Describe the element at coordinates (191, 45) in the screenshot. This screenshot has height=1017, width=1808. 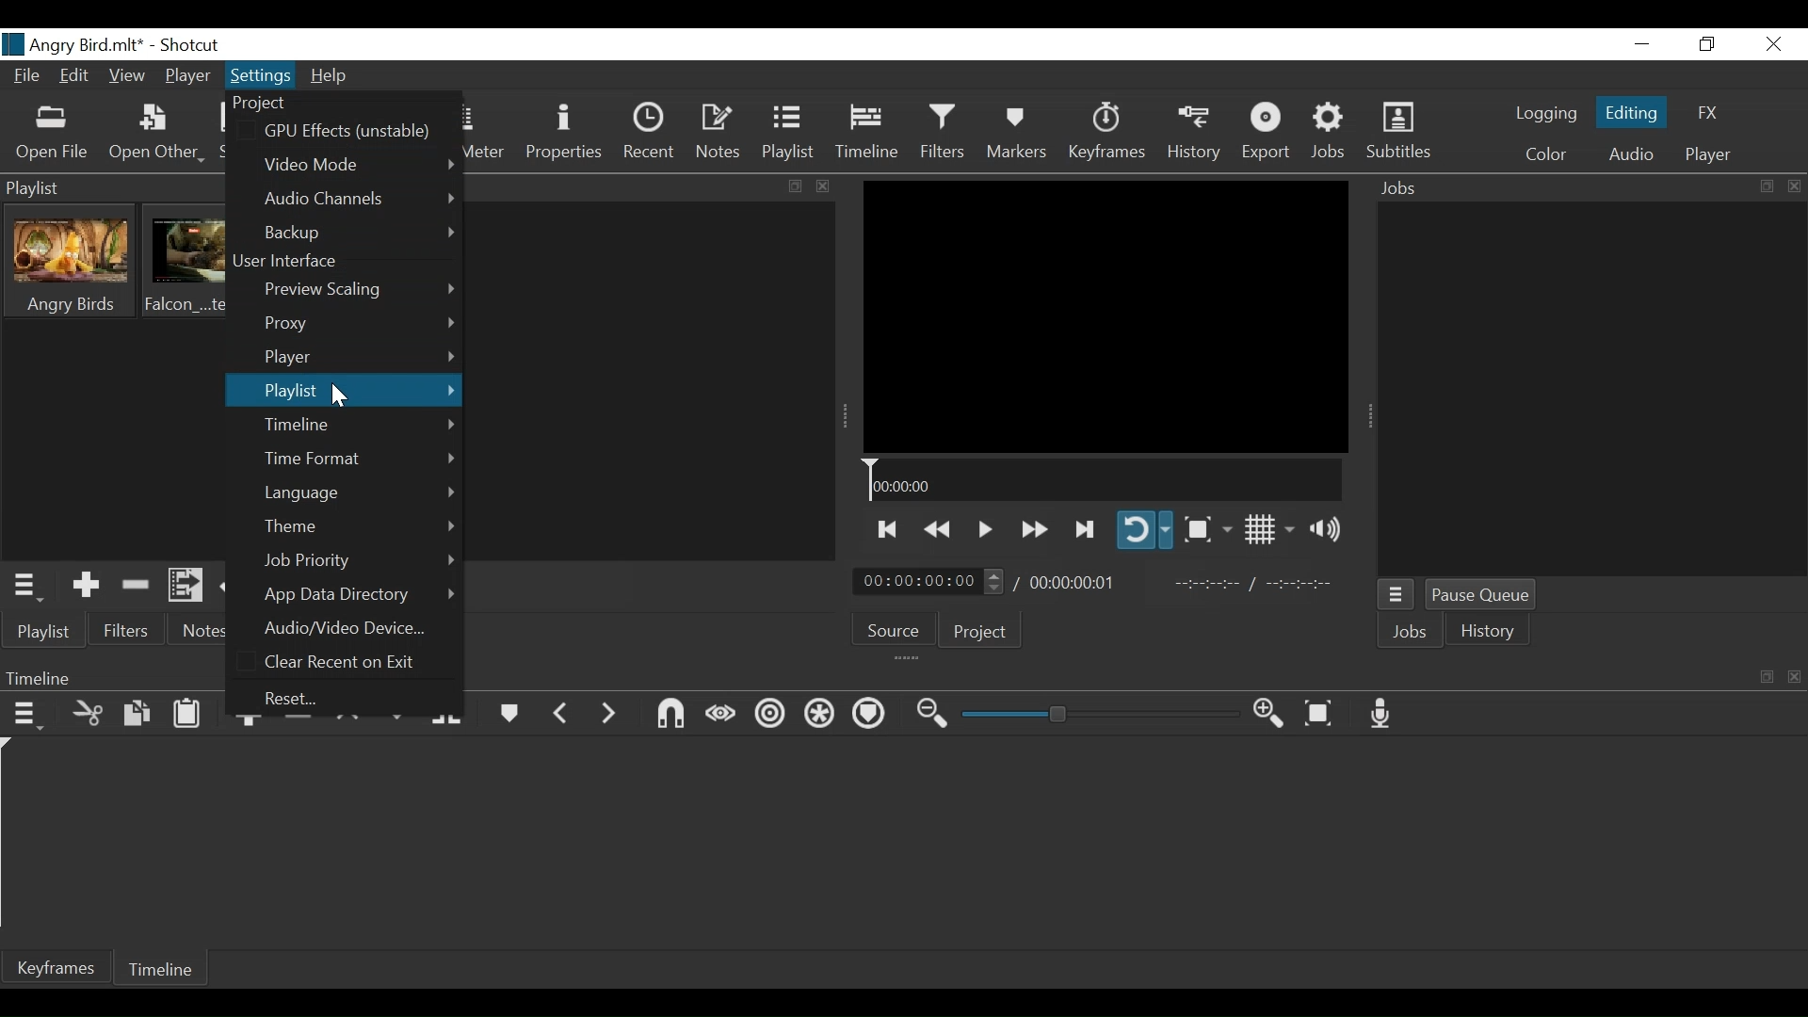
I see `Shotcut` at that location.